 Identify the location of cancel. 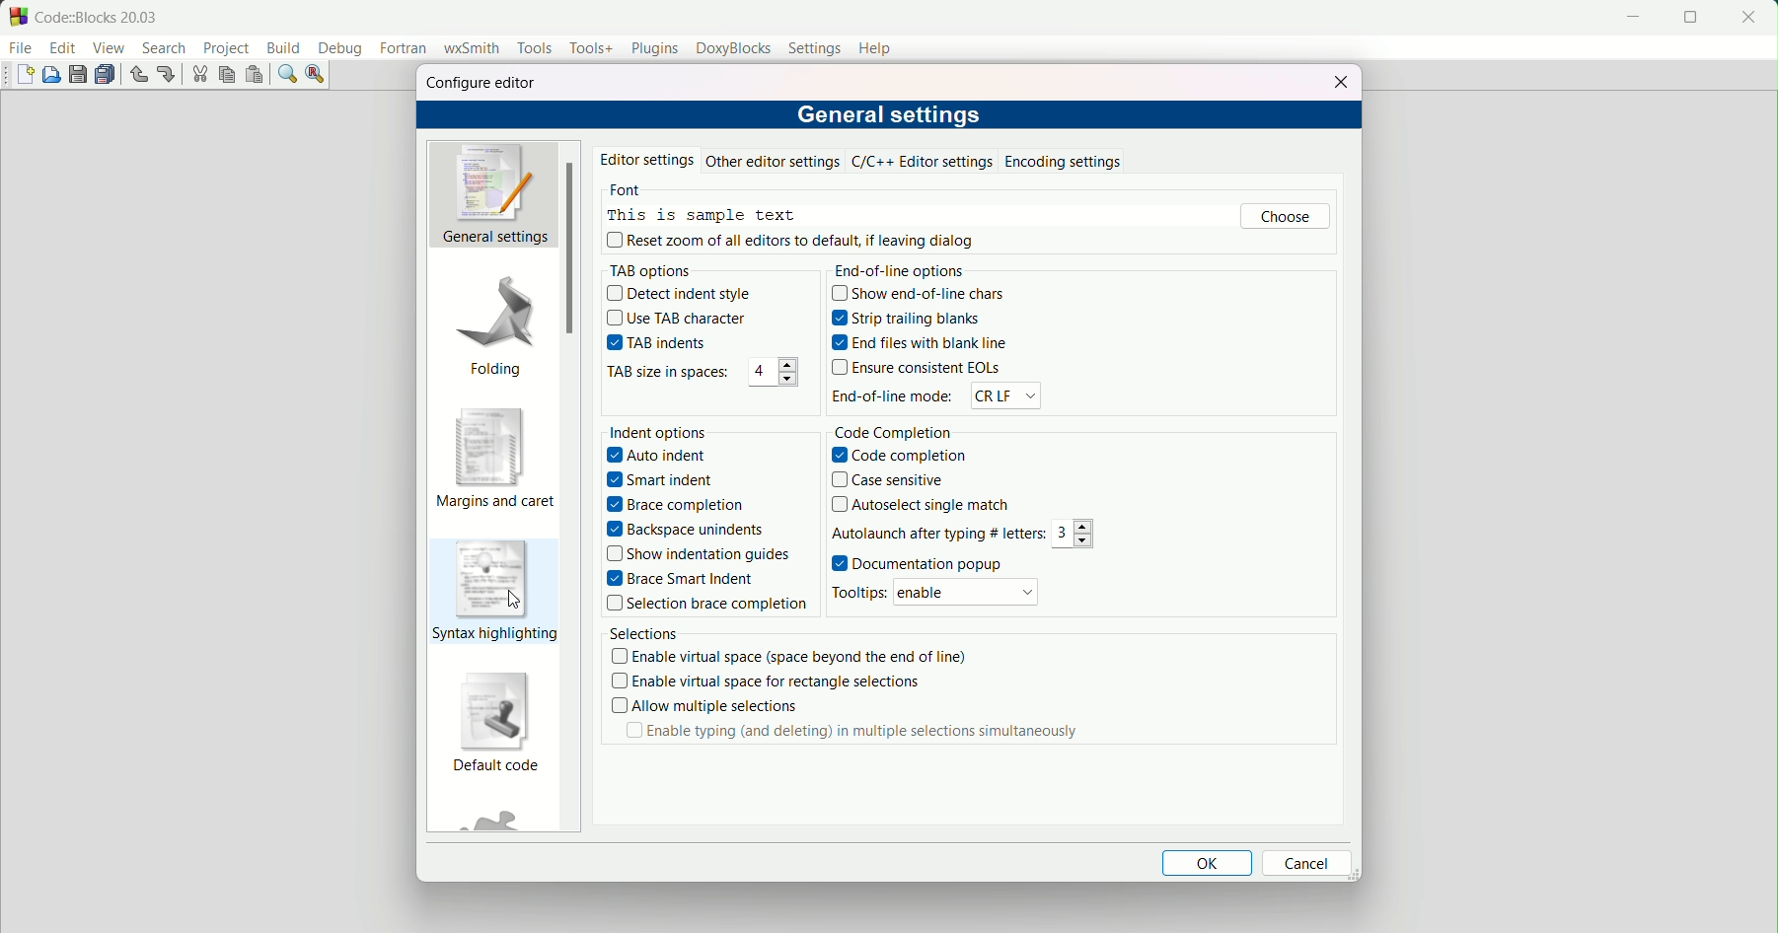
(1309, 862).